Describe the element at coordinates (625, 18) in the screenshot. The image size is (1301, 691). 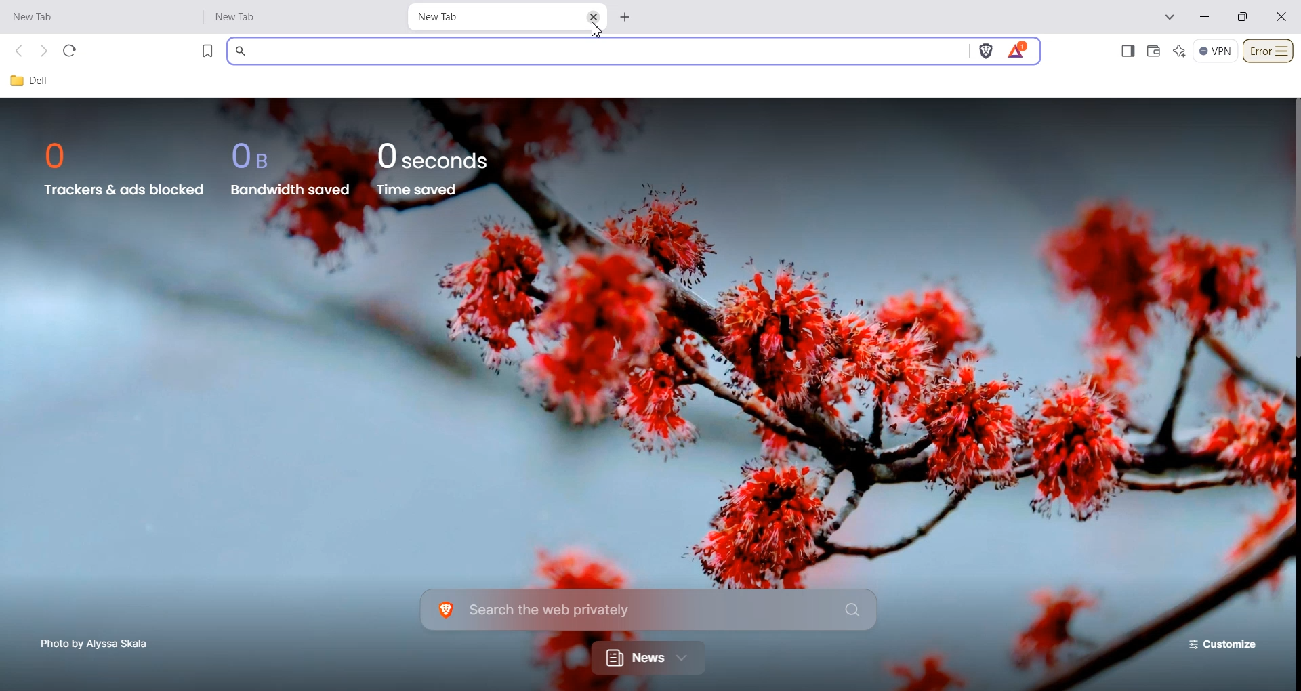
I see `Add new tab` at that location.